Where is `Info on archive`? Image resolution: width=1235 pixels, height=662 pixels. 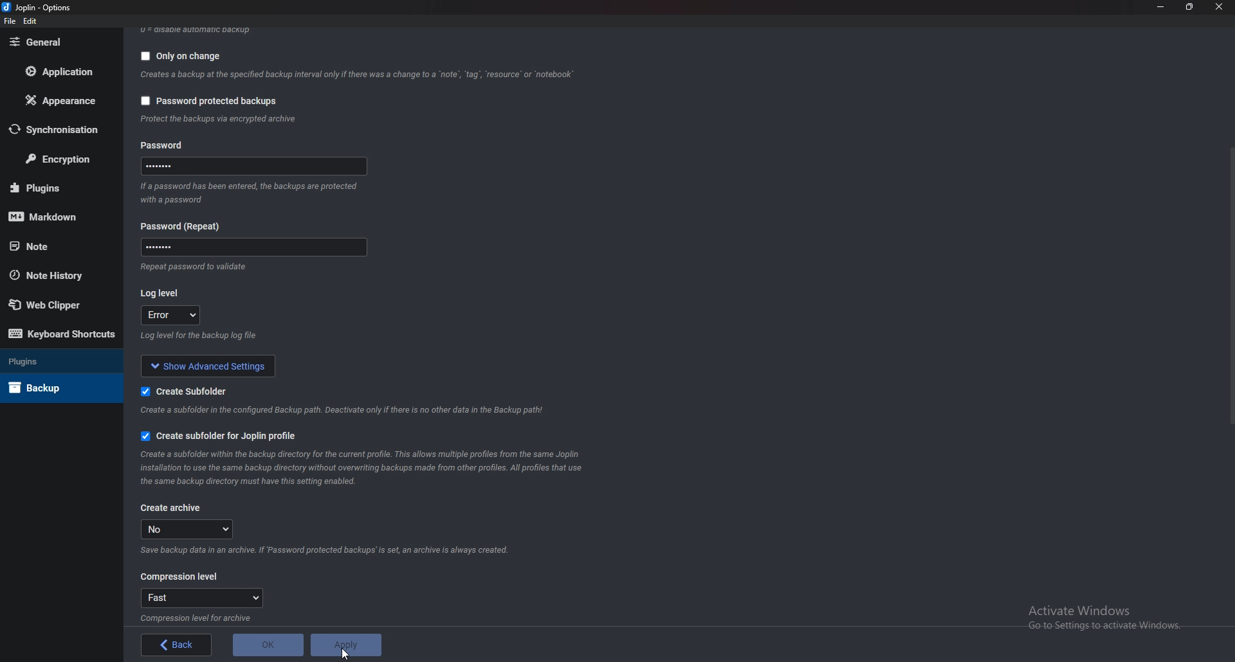
Info on archive is located at coordinates (329, 550).